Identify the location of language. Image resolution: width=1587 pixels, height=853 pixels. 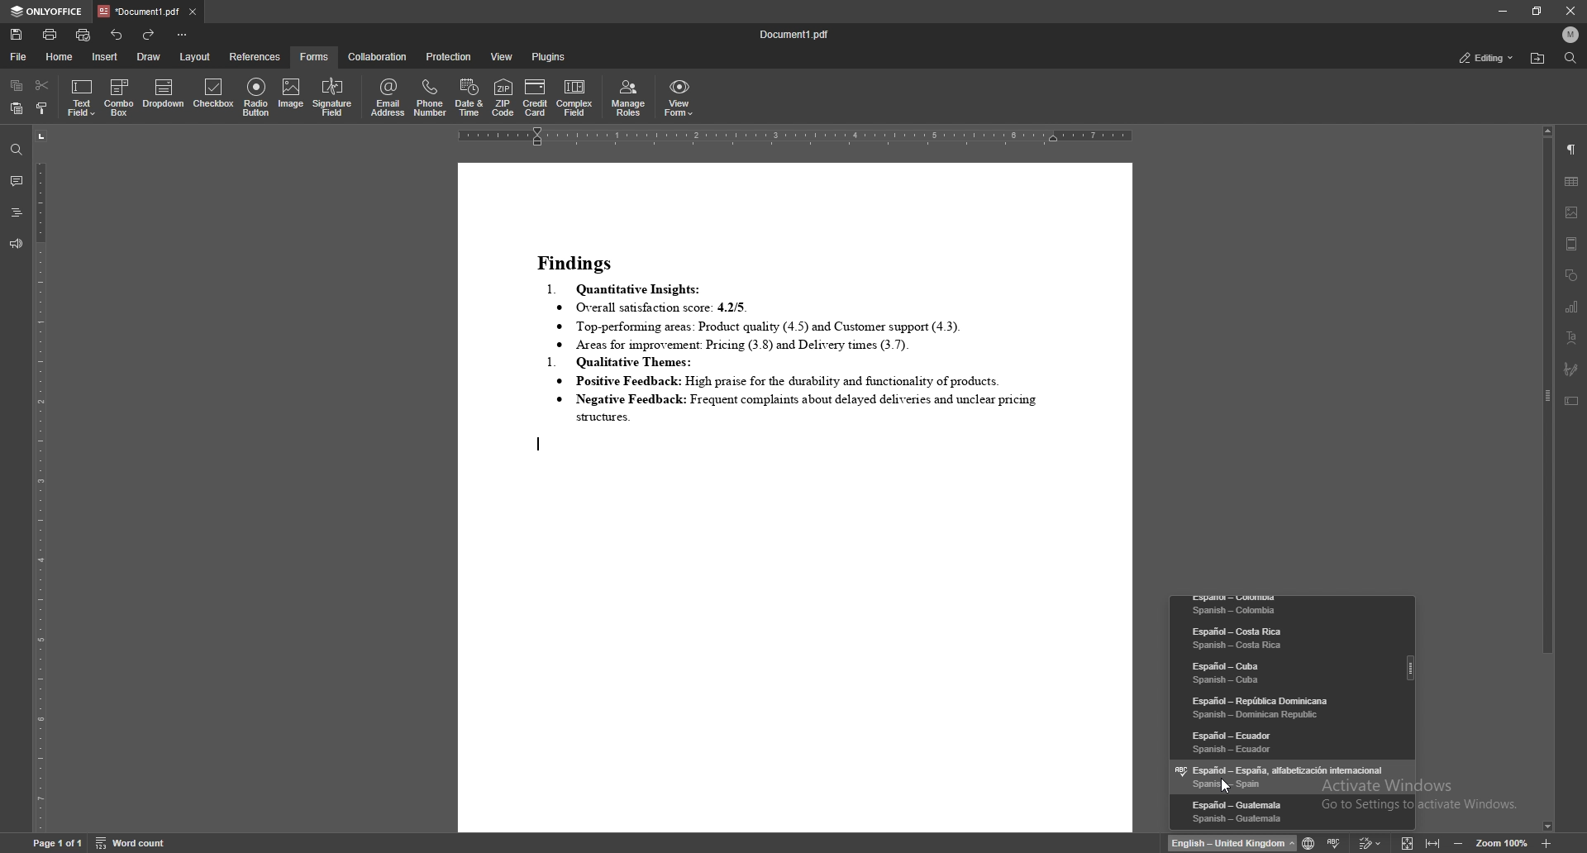
(1284, 607).